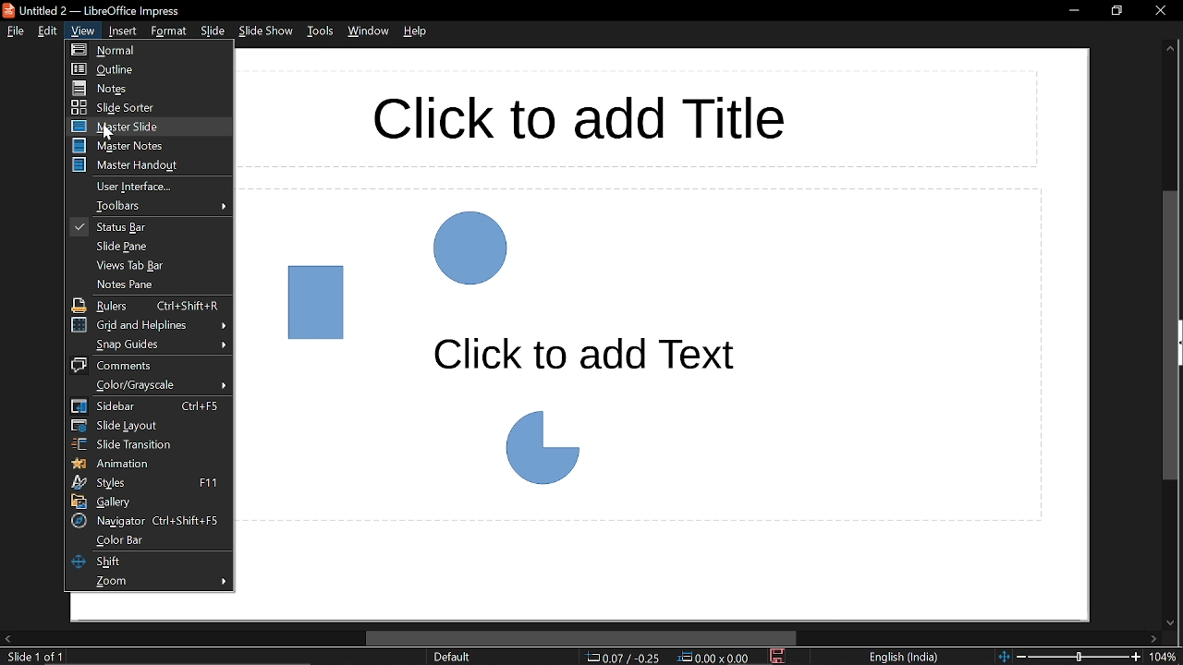 Image resolution: width=1183 pixels, height=665 pixels. What do you see at coordinates (144, 166) in the screenshot?
I see `Moaster handout` at bounding box center [144, 166].